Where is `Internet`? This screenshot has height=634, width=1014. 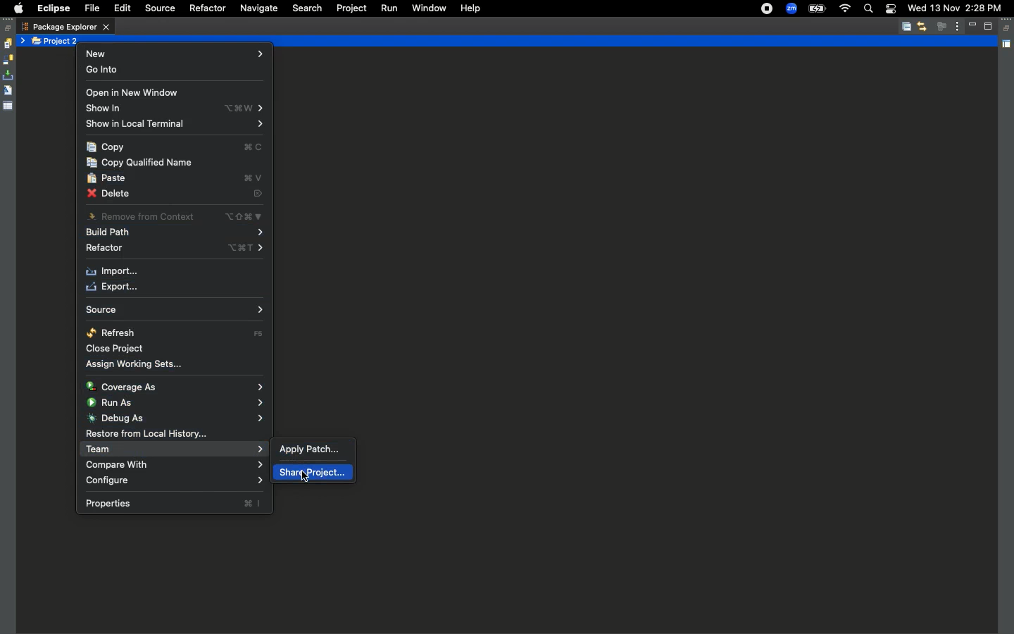 Internet is located at coordinates (844, 9).